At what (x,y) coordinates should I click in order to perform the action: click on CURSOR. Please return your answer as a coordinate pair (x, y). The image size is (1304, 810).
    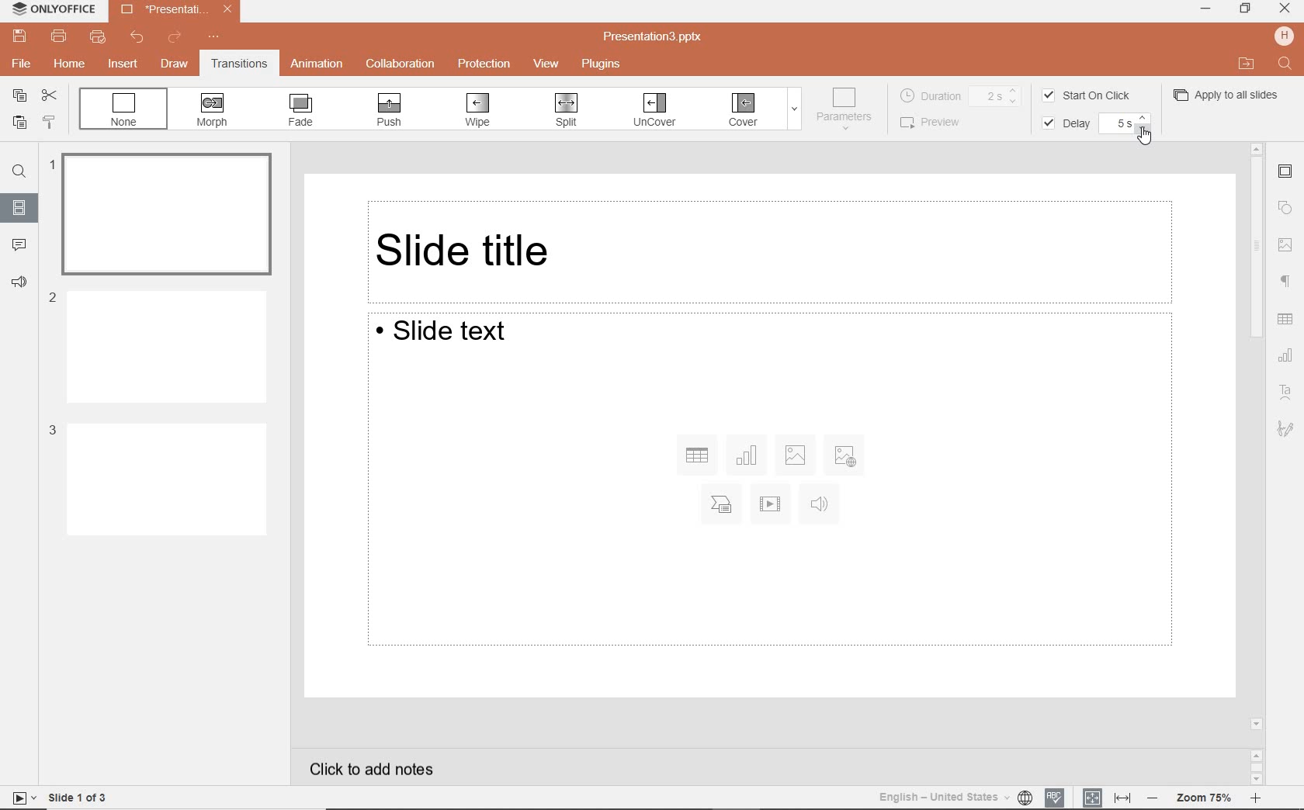
    Looking at the image, I should click on (1143, 136).